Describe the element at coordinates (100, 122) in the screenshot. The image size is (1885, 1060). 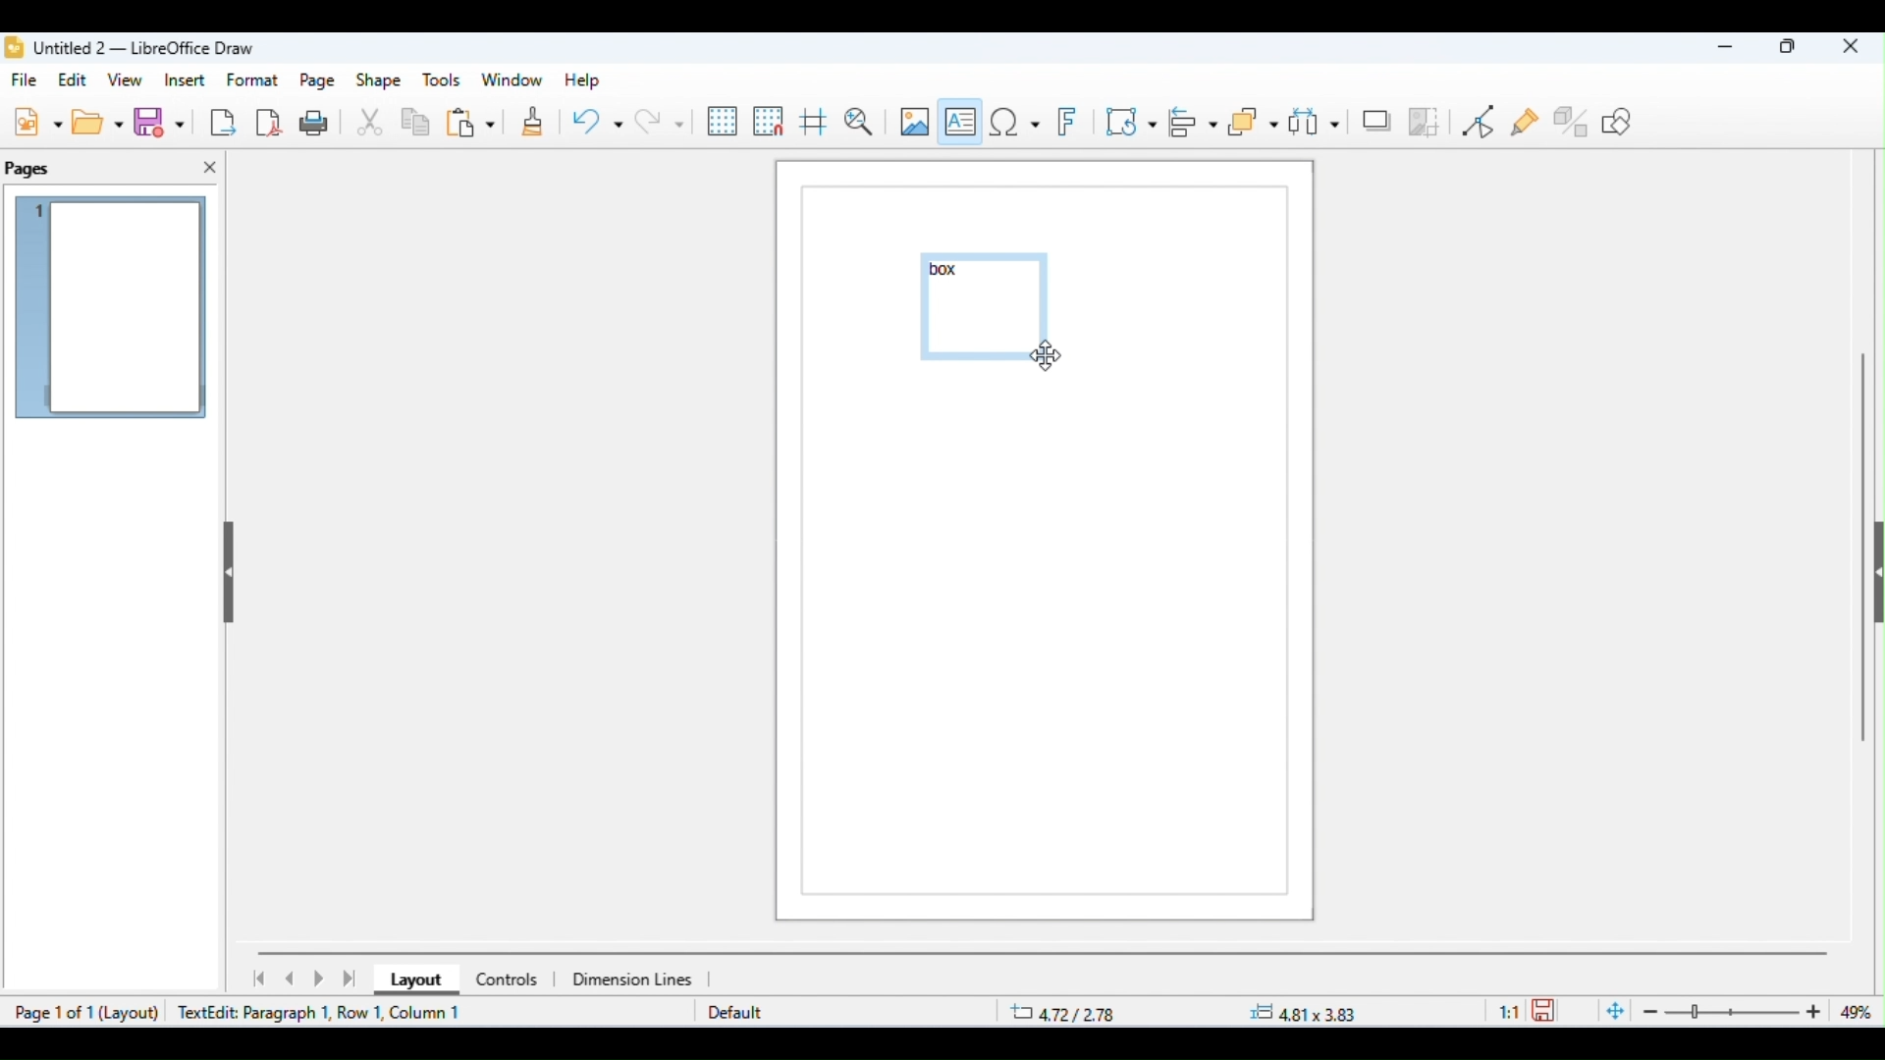
I see `open` at that location.